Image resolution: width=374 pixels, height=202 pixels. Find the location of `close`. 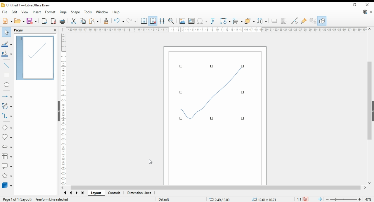

close is located at coordinates (367, 5).